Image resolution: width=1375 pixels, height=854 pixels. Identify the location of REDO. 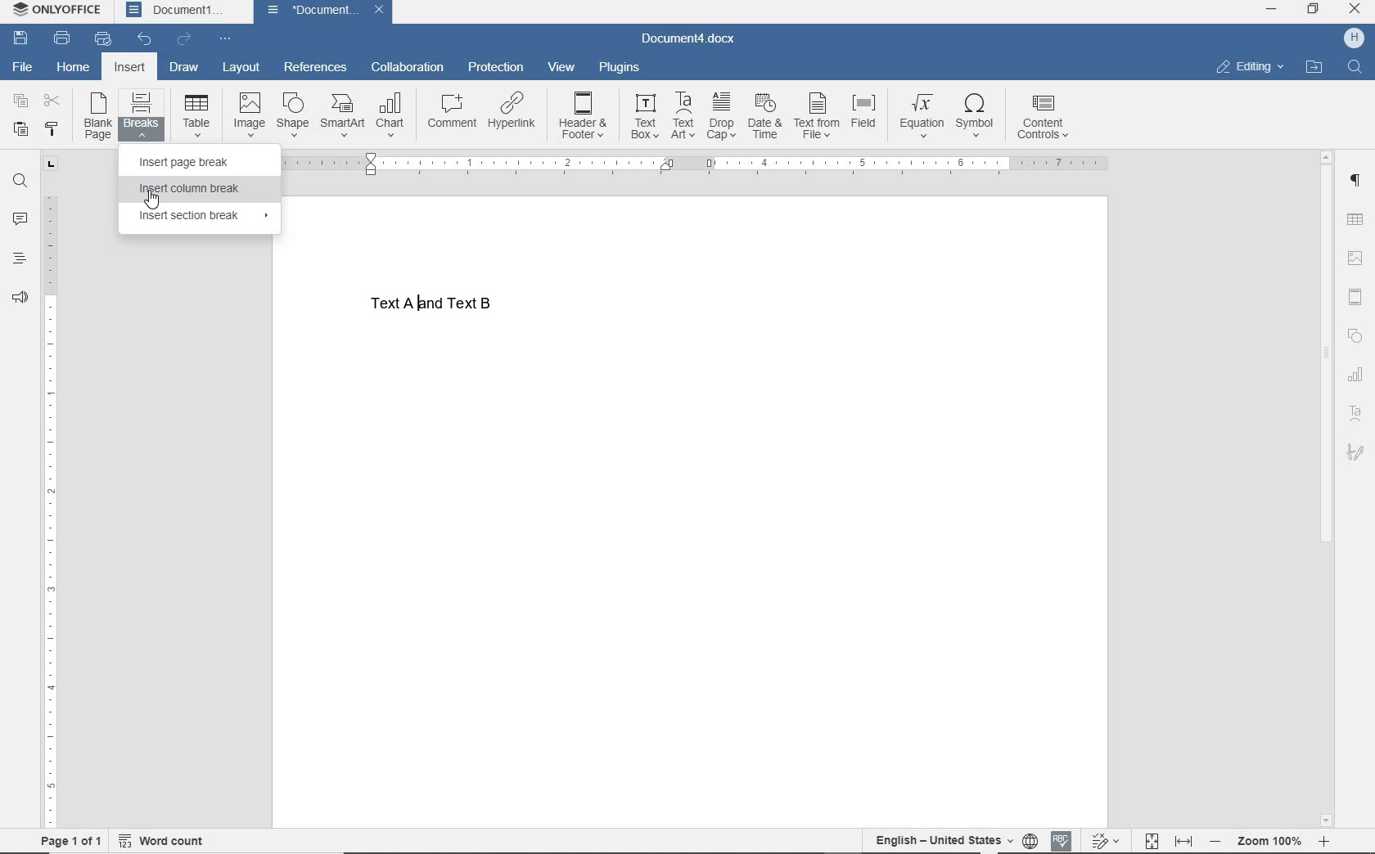
(187, 39).